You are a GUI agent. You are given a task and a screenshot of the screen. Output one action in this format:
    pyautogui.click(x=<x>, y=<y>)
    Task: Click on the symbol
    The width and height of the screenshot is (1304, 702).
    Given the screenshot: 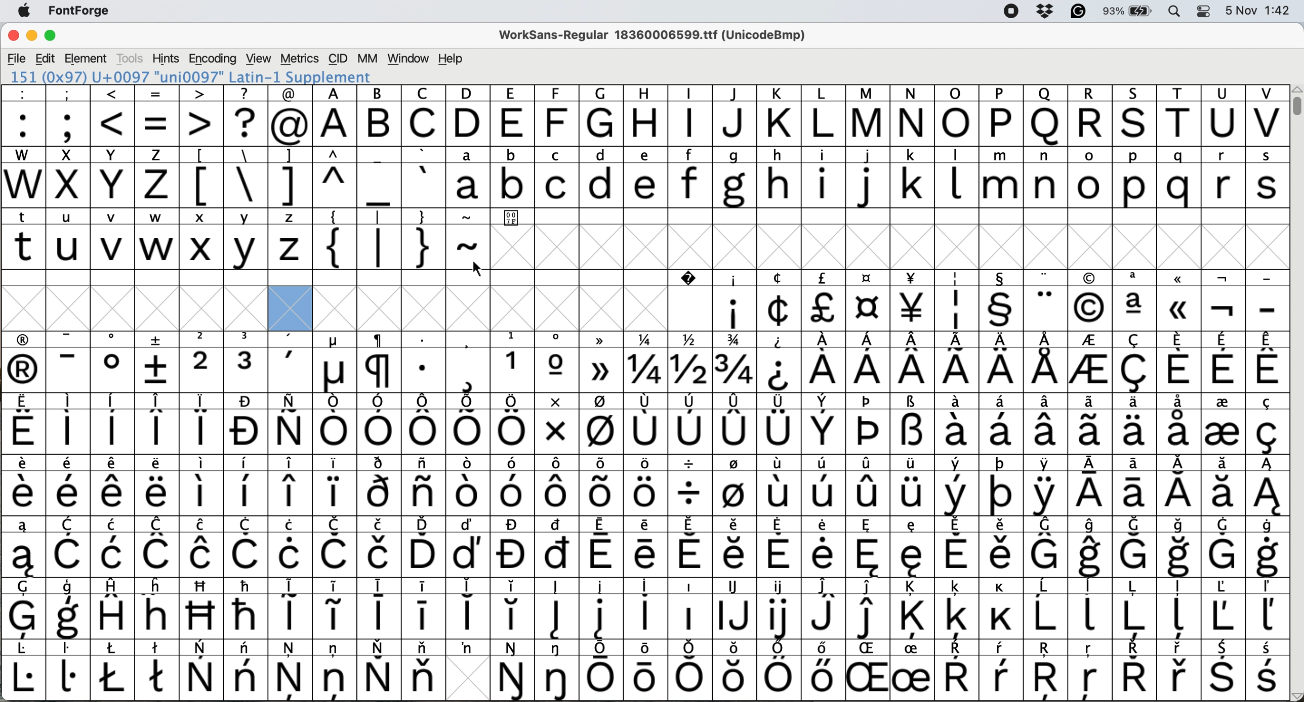 What is the action you would take?
    pyautogui.click(x=912, y=609)
    